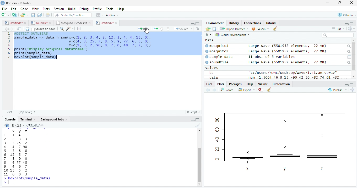 This screenshot has height=188, width=357. What do you see at coordinates (194, 112) in the screenshot?
I see `R Script` at bounding box center [194, 112].